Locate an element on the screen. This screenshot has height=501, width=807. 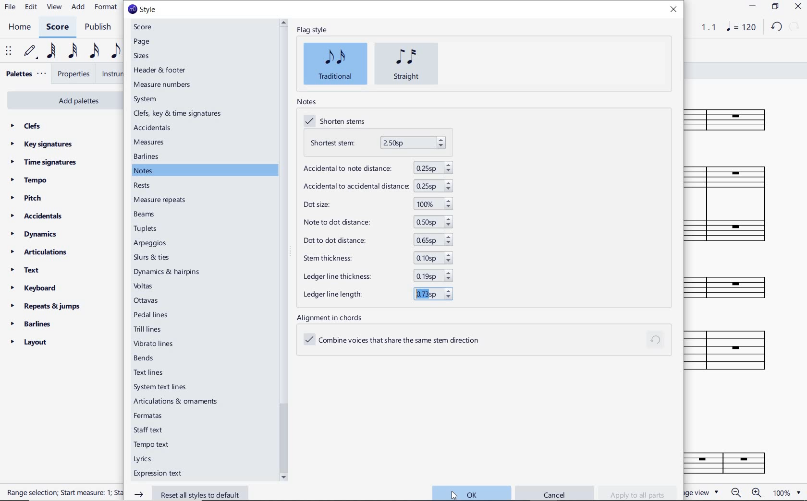
lyrics is located at coordinates (146, 459).